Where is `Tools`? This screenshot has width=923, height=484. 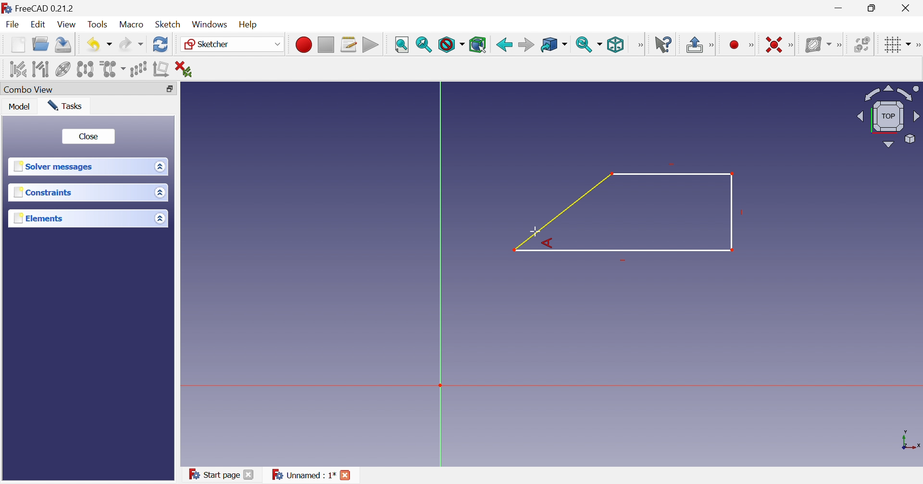
Tools is located at coordinates (99, 24).